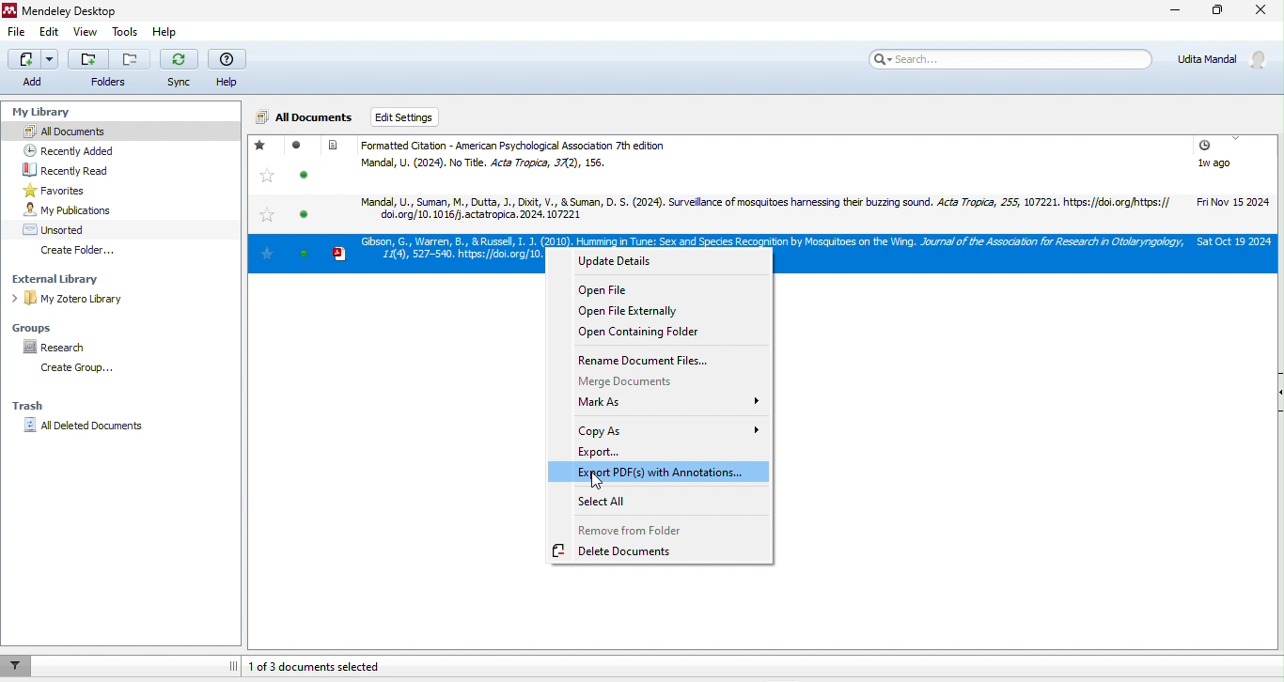  Describe the element at coordinates (88, 31) in the screenshot. I see `view` at that location.